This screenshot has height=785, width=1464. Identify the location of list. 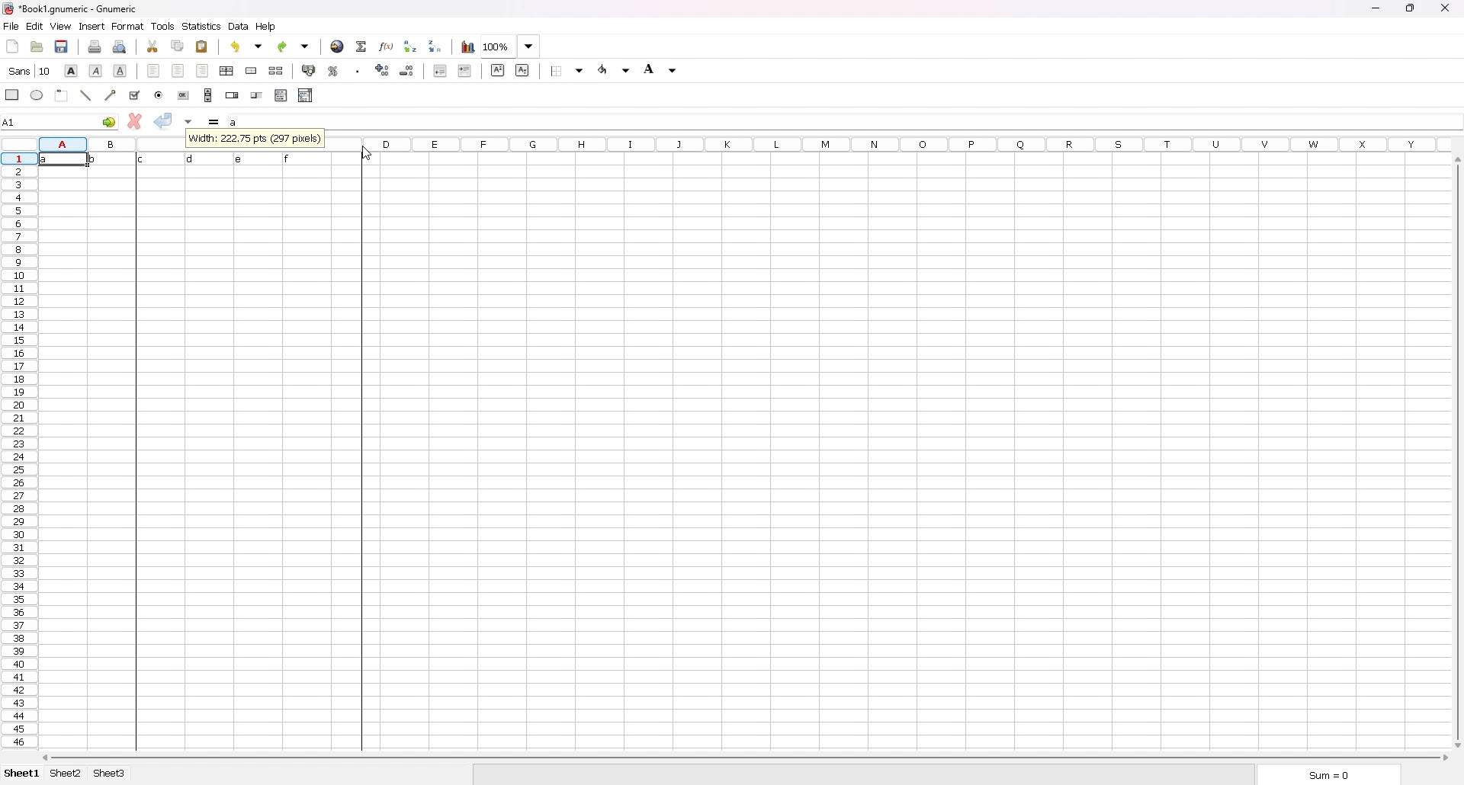
(281, 95).